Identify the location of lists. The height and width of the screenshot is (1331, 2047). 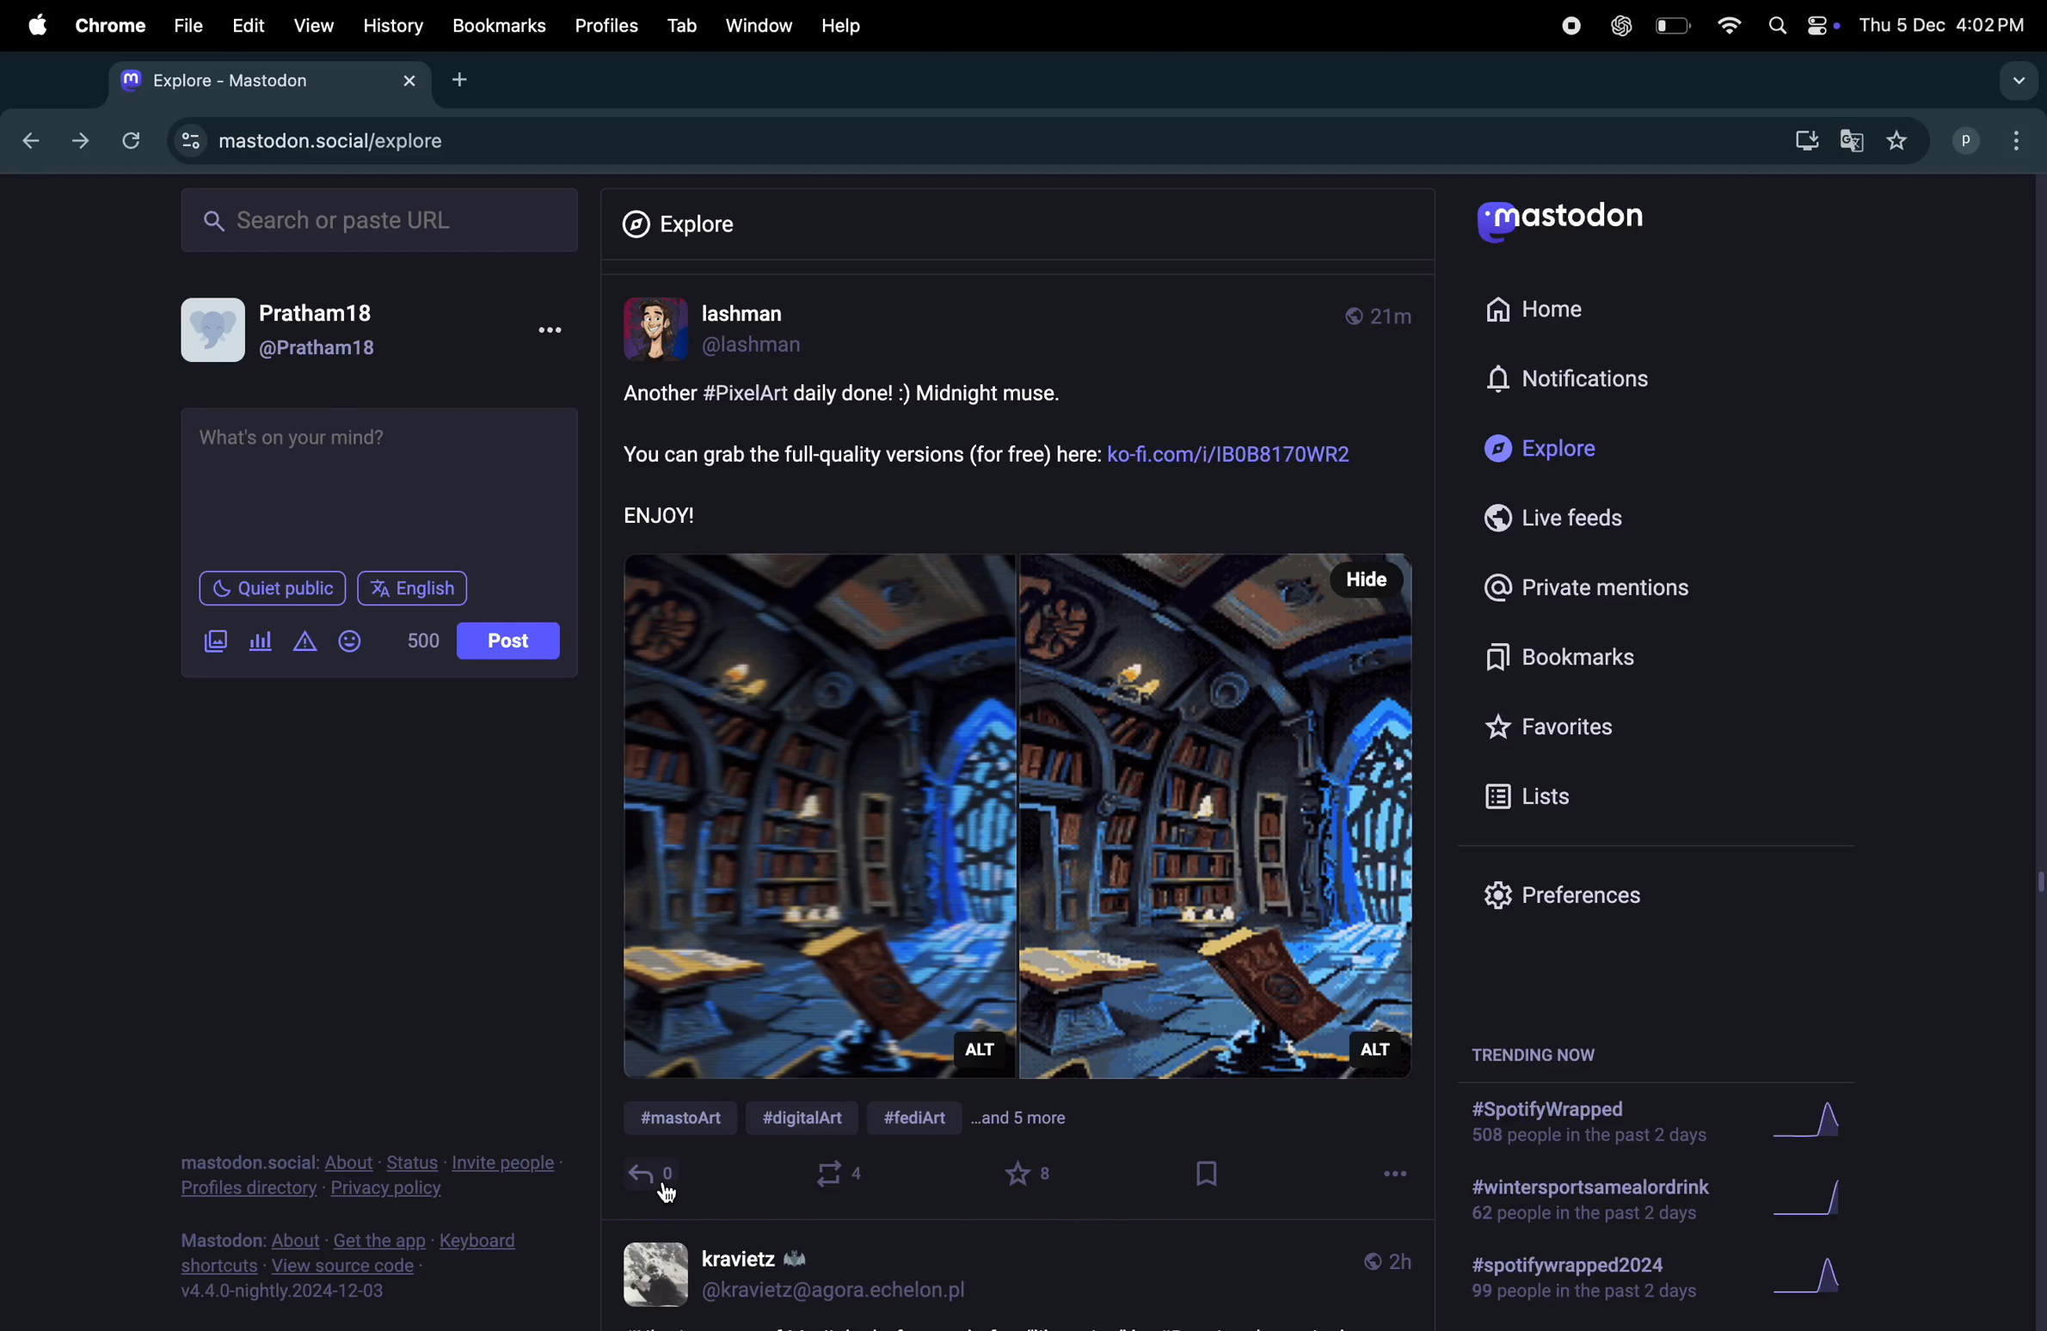
(1551, 794).